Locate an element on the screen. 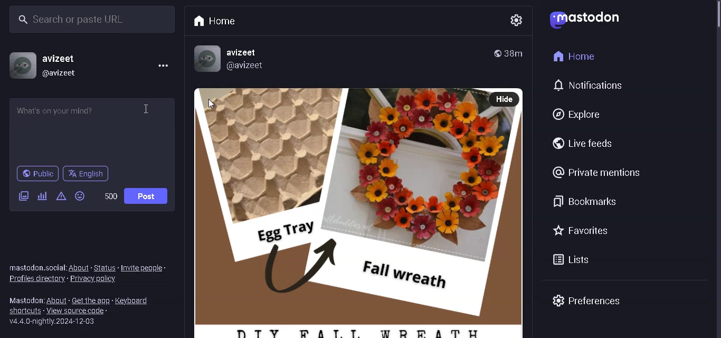 This screenshot has height=338, width=721. post is located at coordinates (147, 195).